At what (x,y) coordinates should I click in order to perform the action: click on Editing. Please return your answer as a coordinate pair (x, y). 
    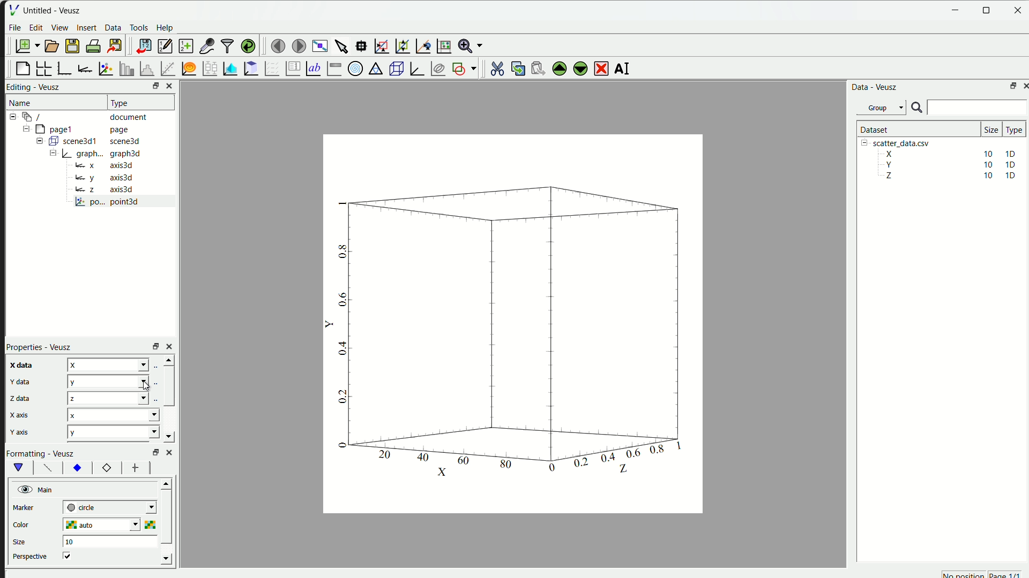
    Looking at the image, I should click on (19, 86).